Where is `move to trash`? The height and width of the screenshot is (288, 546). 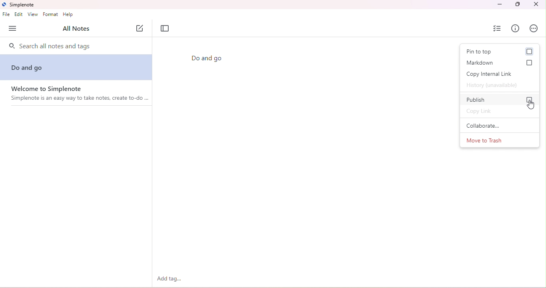 move to trash is located at coordinates (487, 140).